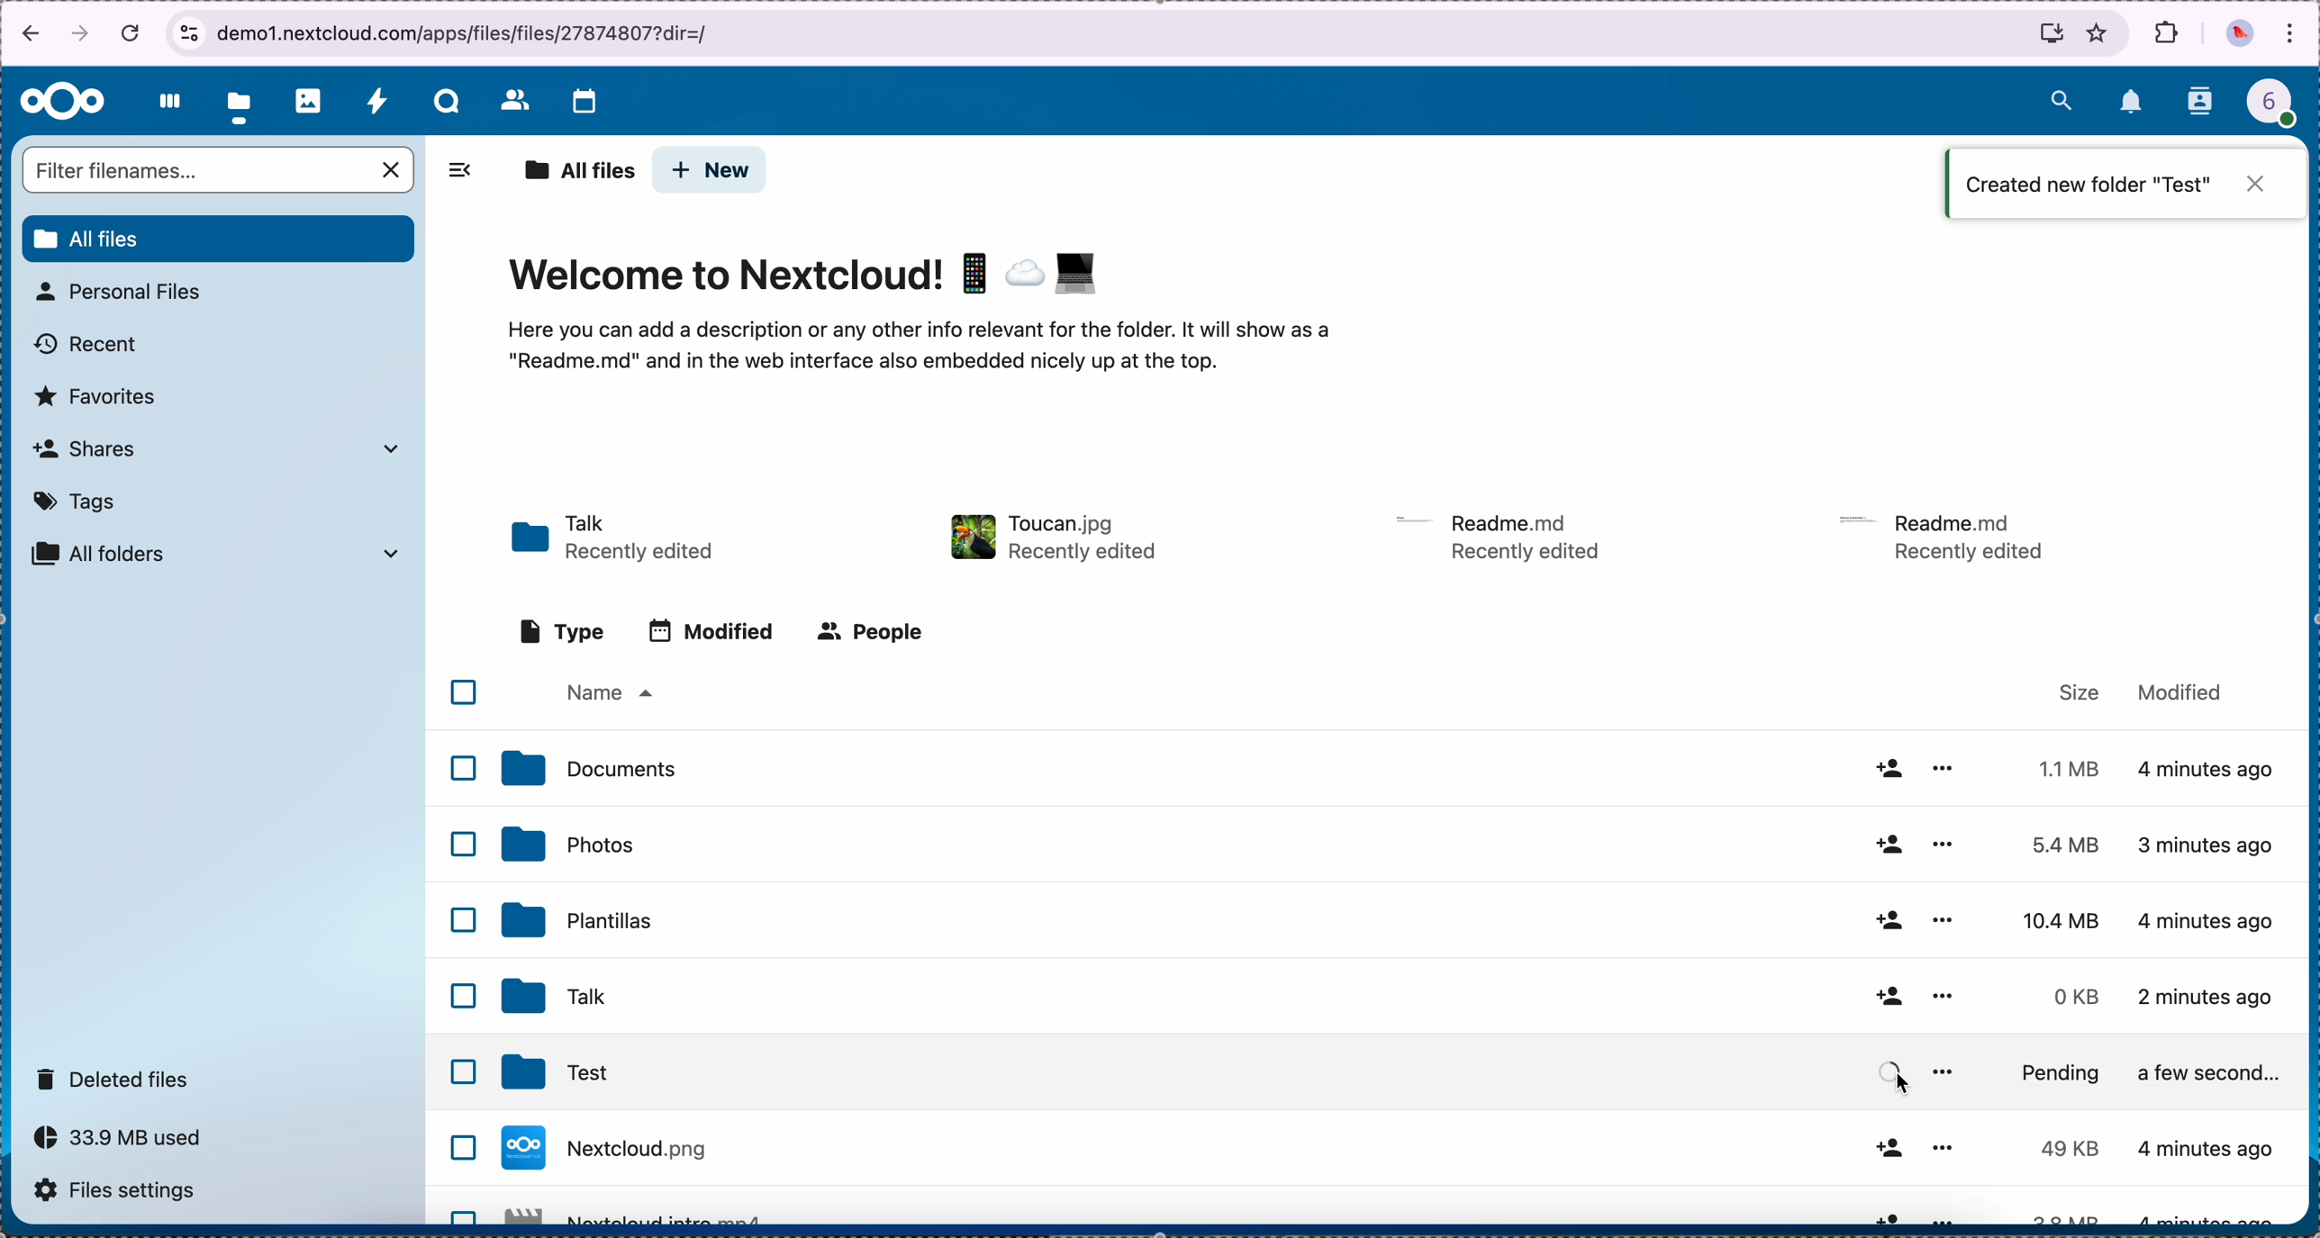  Describe the element at coordinates (2240, 36) in the screenshot. I see `profile picture` at that location.